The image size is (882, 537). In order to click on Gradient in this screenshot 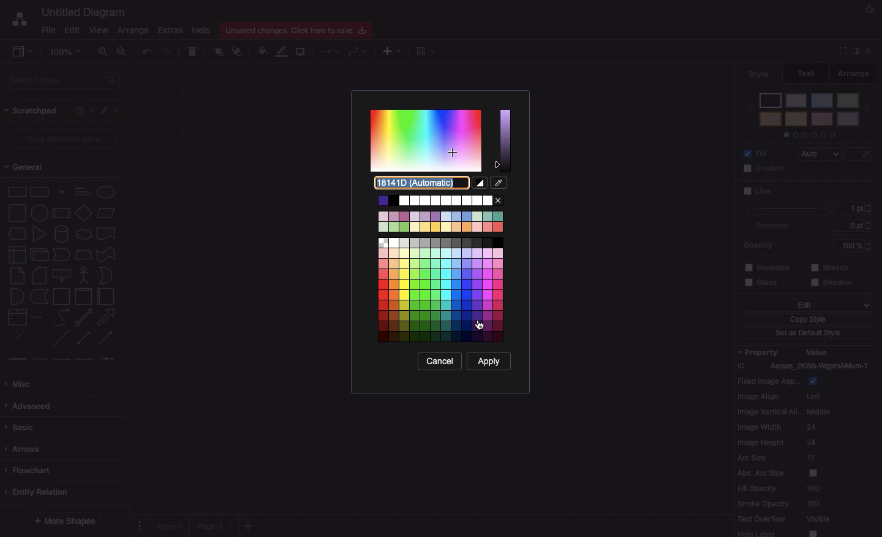, I will do `click(767, 169)`.